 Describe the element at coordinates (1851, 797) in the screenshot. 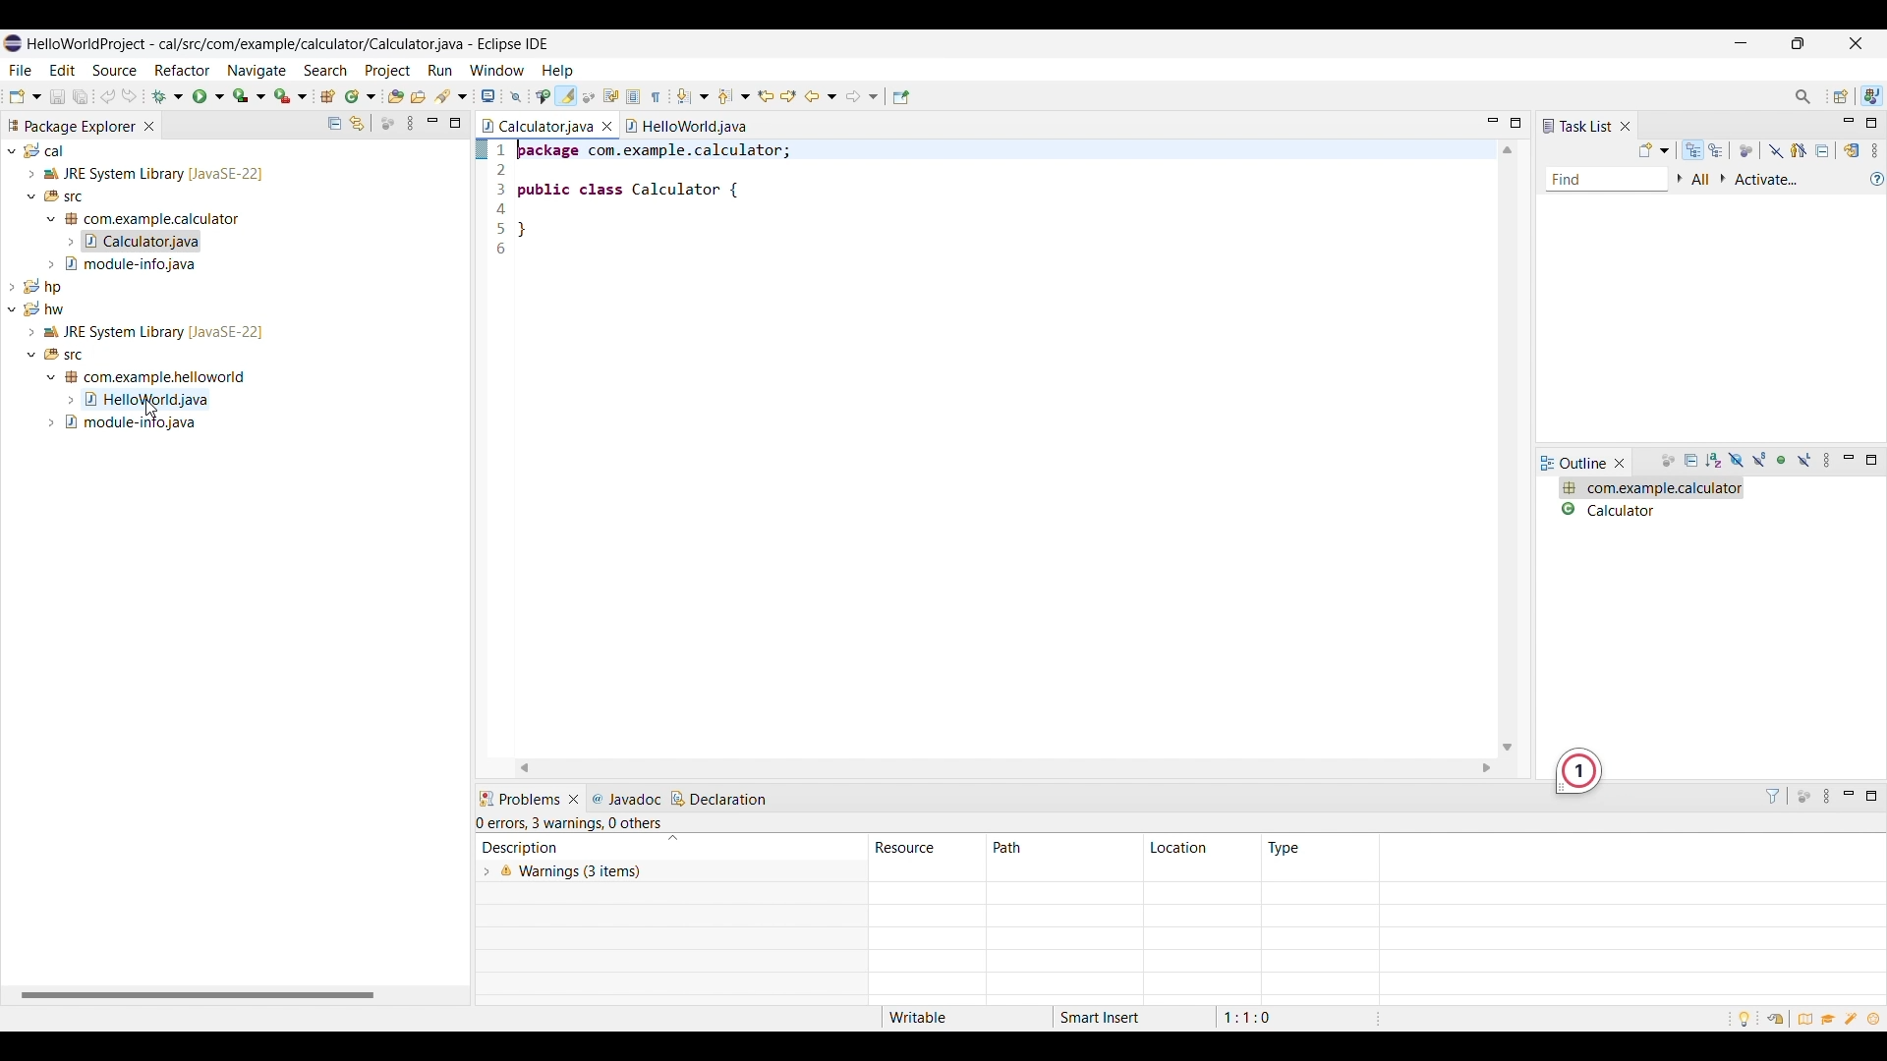

I see `Minimize` at that location.